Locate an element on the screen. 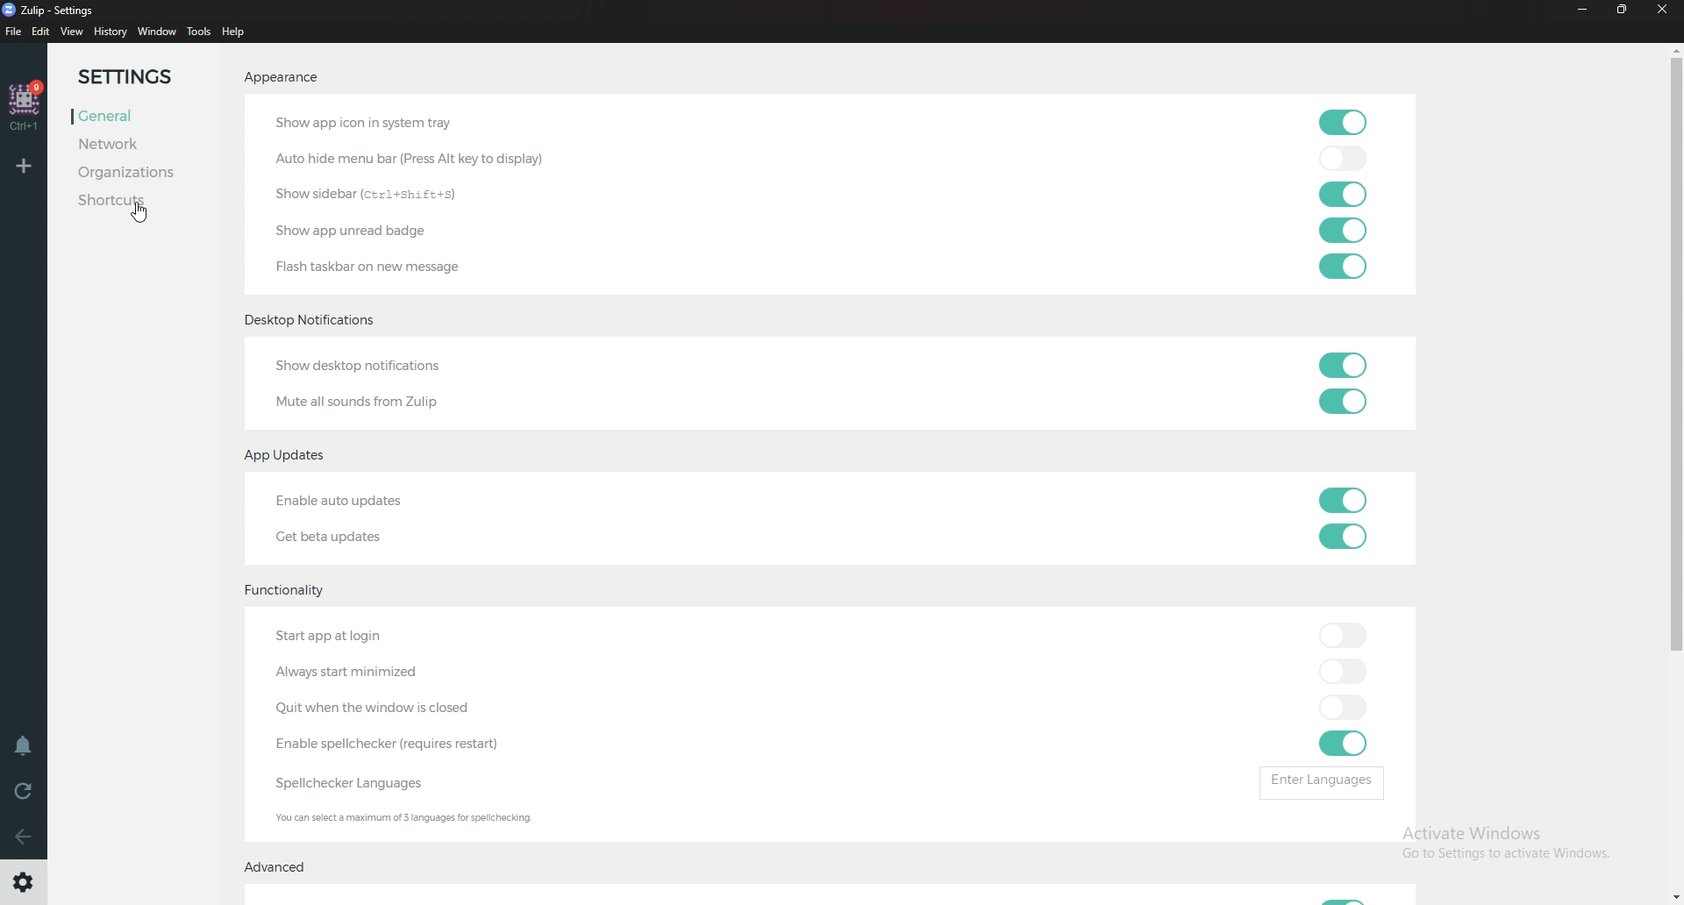 Image resolution: width=1684 pixels, height=905 pixels. toggle is located at coordinates (1339, 194).